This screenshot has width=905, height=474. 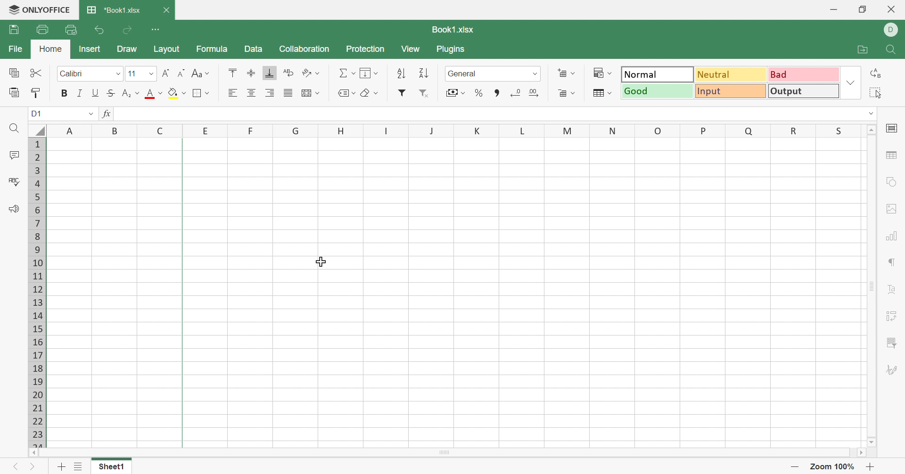 What do you see at coordinates (893, 369) in the screenshot?
I see `Signature settings` at bounding box center [893, 369].